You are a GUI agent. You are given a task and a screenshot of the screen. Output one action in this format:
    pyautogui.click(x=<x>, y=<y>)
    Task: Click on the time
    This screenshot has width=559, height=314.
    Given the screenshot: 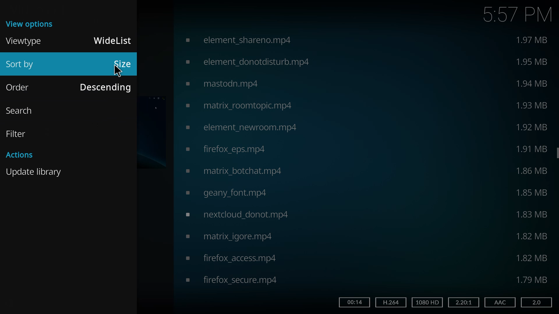 What is the action you would take?
    pyautogui.click(x=518, y=14)
    